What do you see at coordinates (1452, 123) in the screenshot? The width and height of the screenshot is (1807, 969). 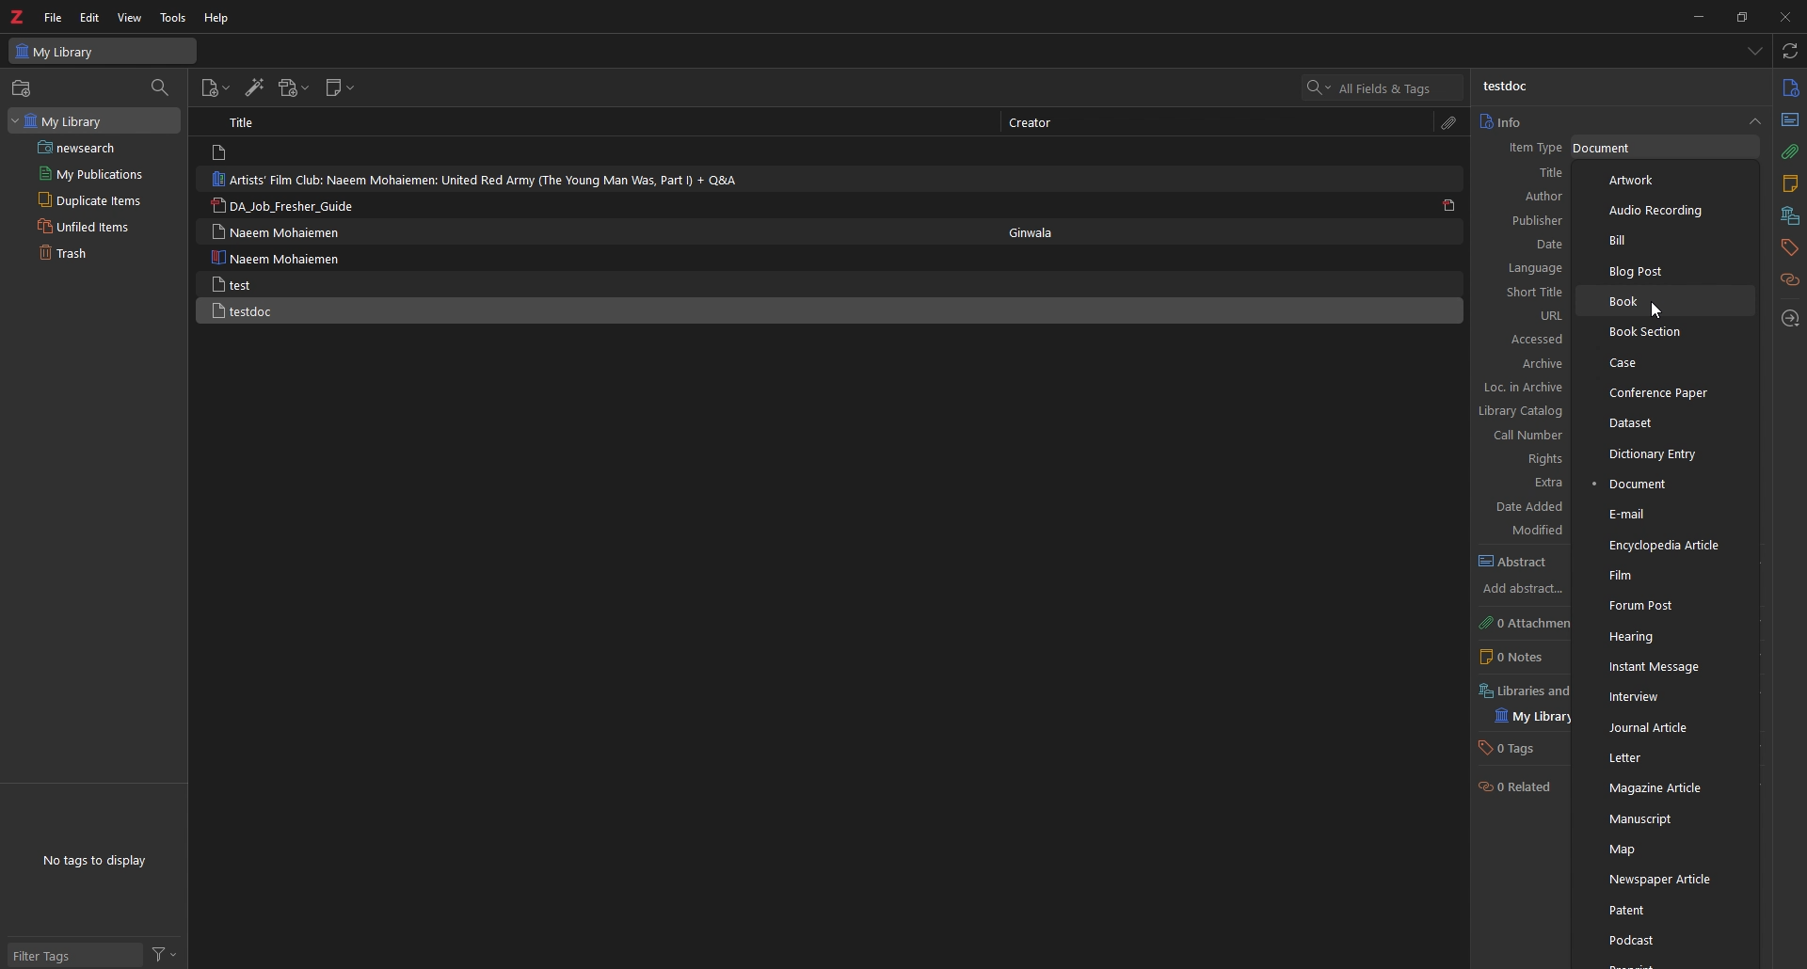 I see `attachment` at bounding box center [1452, 123].